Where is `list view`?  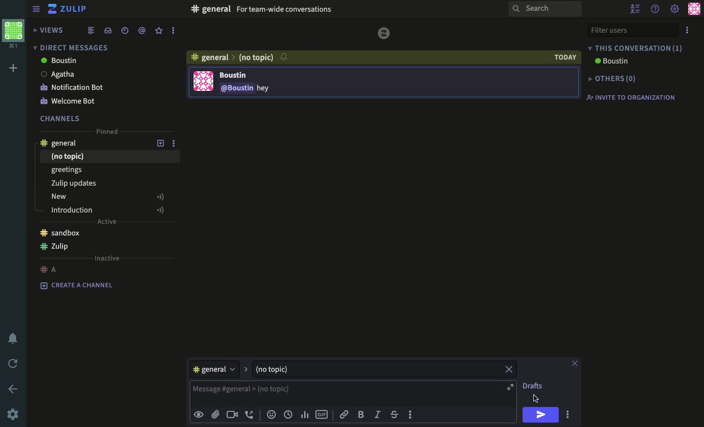
list view is located at coordinates (90, 30).